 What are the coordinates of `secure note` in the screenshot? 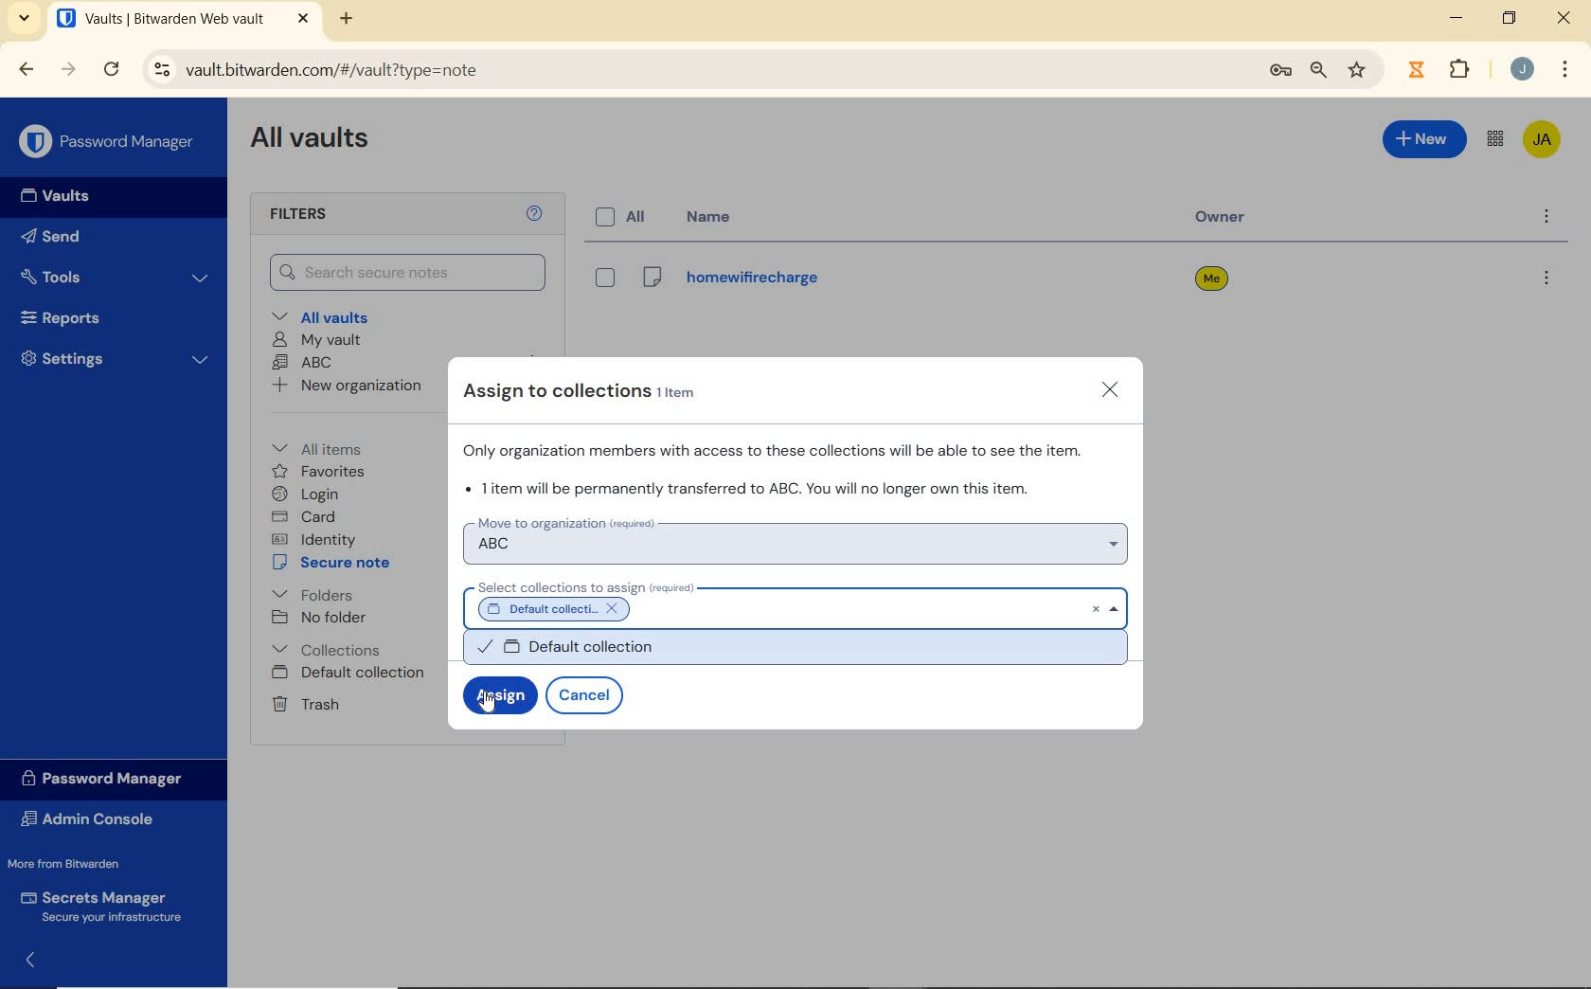 It's located at (335, 563).